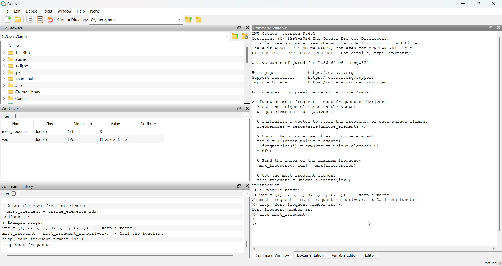 This screenshot has height=266, width=502. I want to click on Filter, so click(9, 194).